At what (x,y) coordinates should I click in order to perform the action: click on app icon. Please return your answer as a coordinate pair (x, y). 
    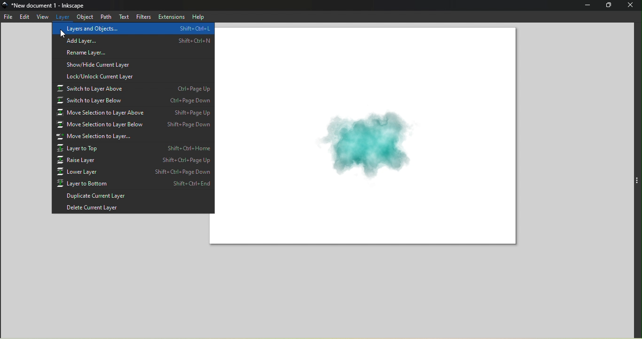
    Looking at the image, I should click on (6, 5).